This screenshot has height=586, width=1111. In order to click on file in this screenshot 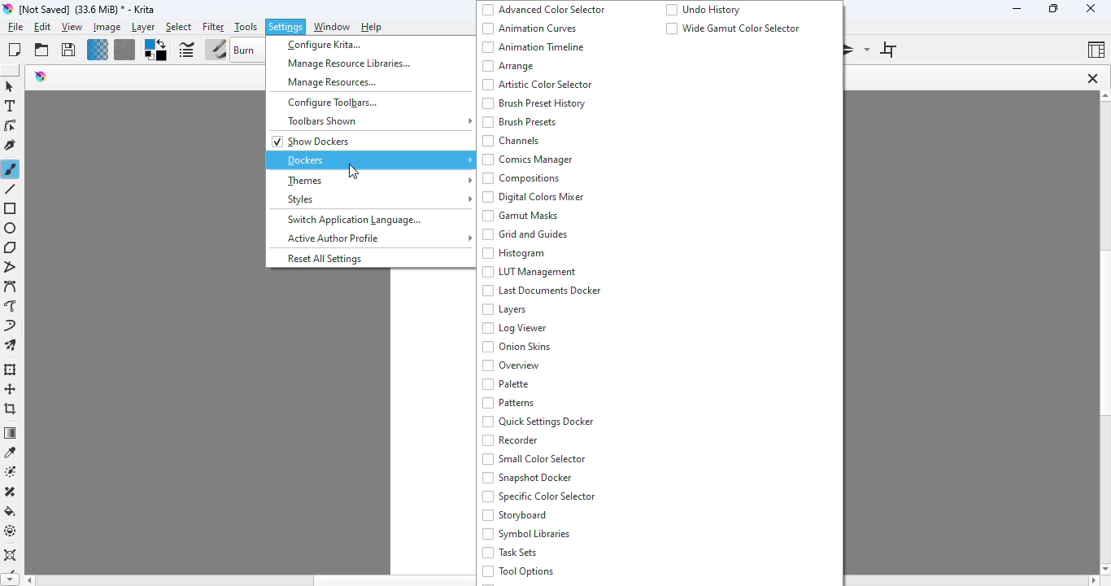, I will do `click(15, 27)`.